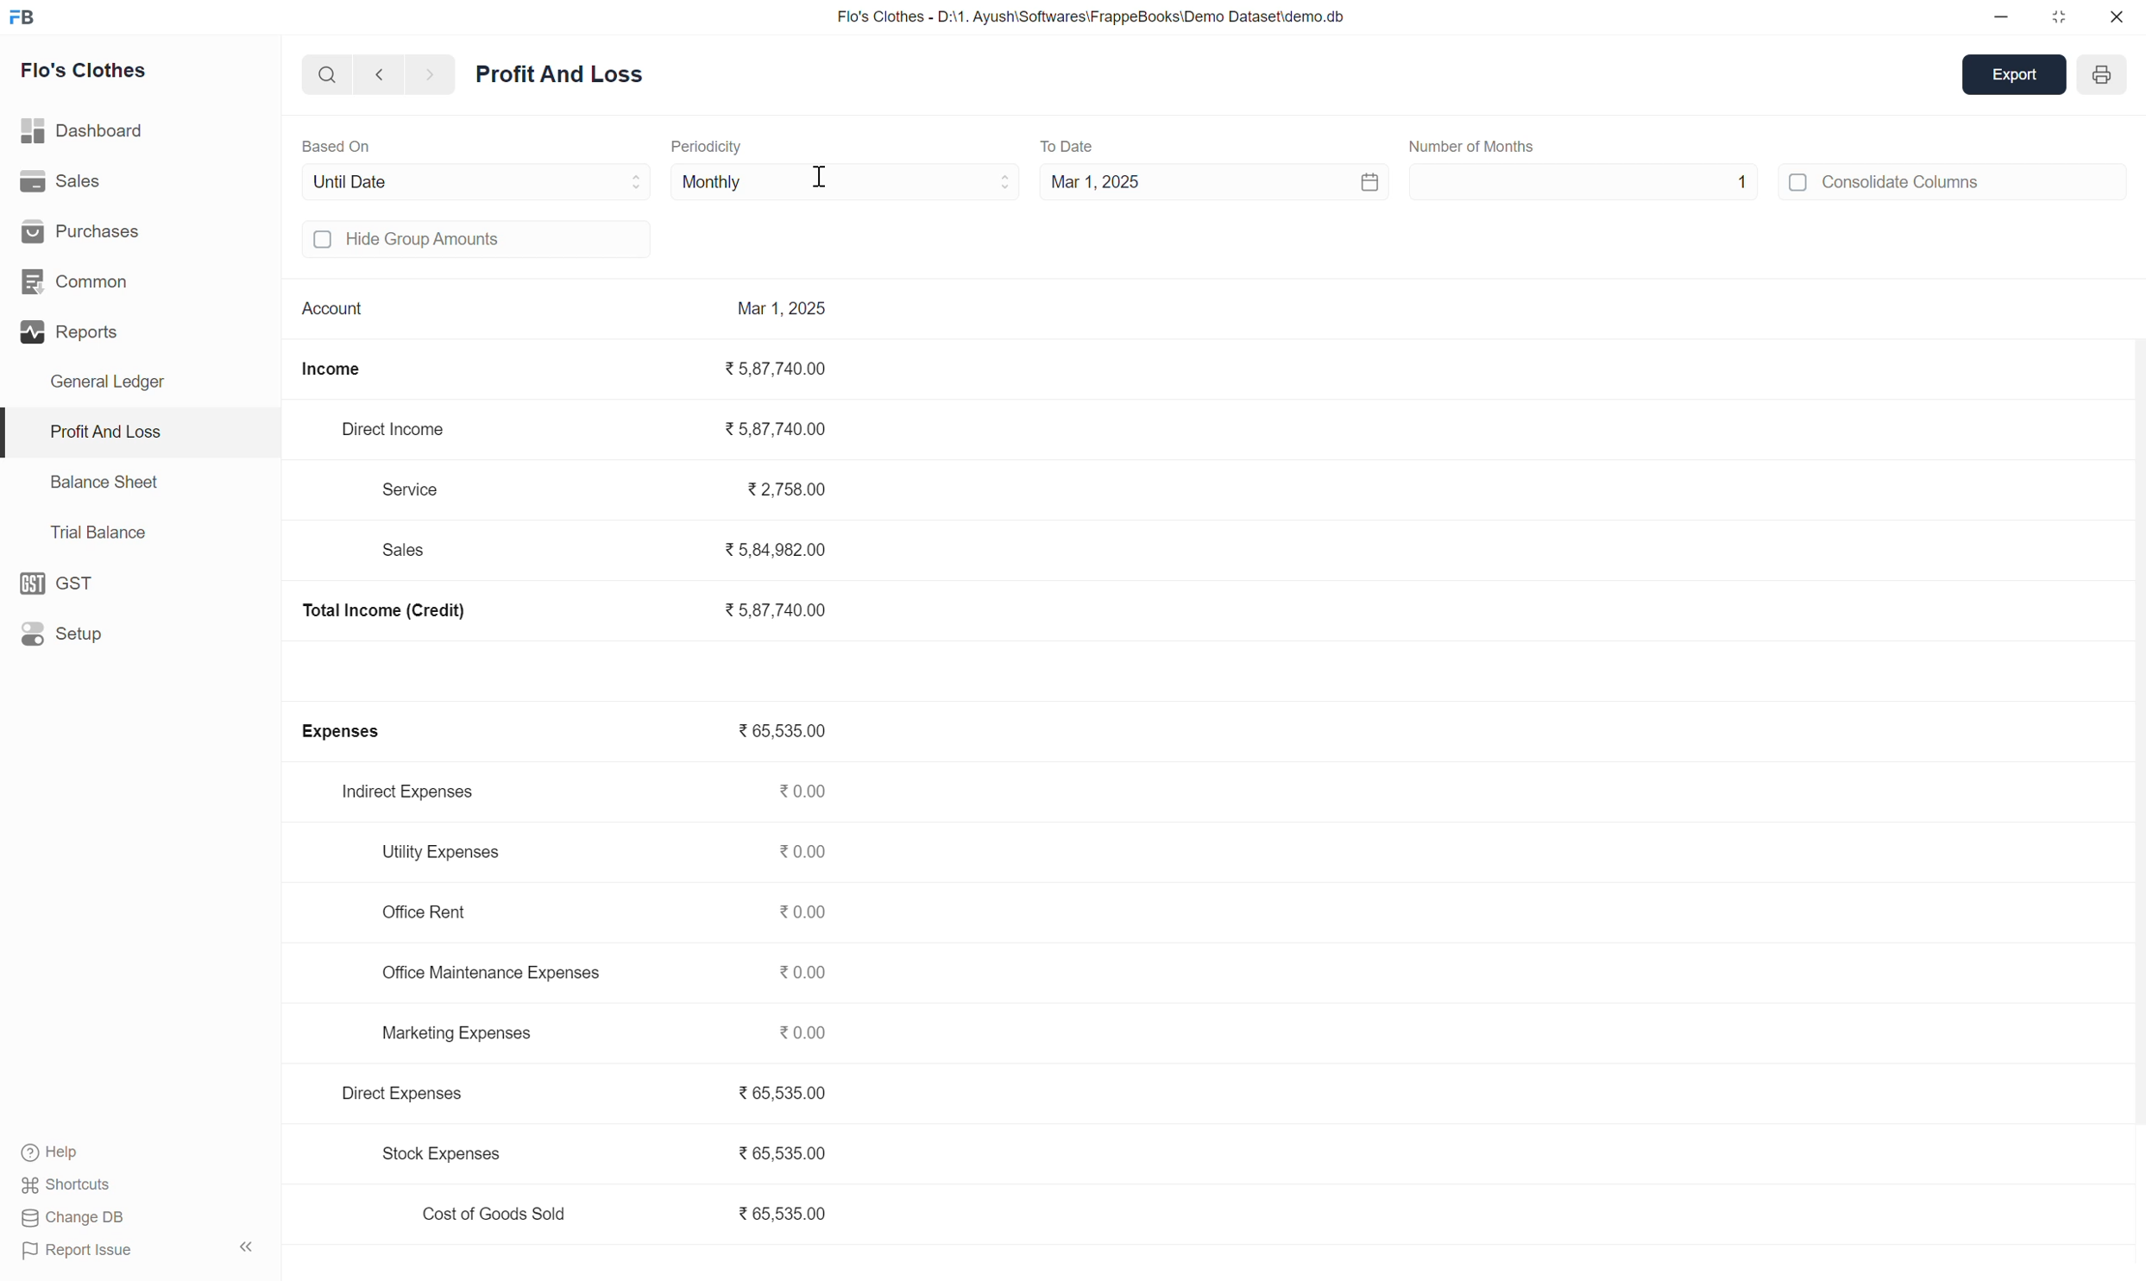  I want to click on Reports, so click(70, 338).